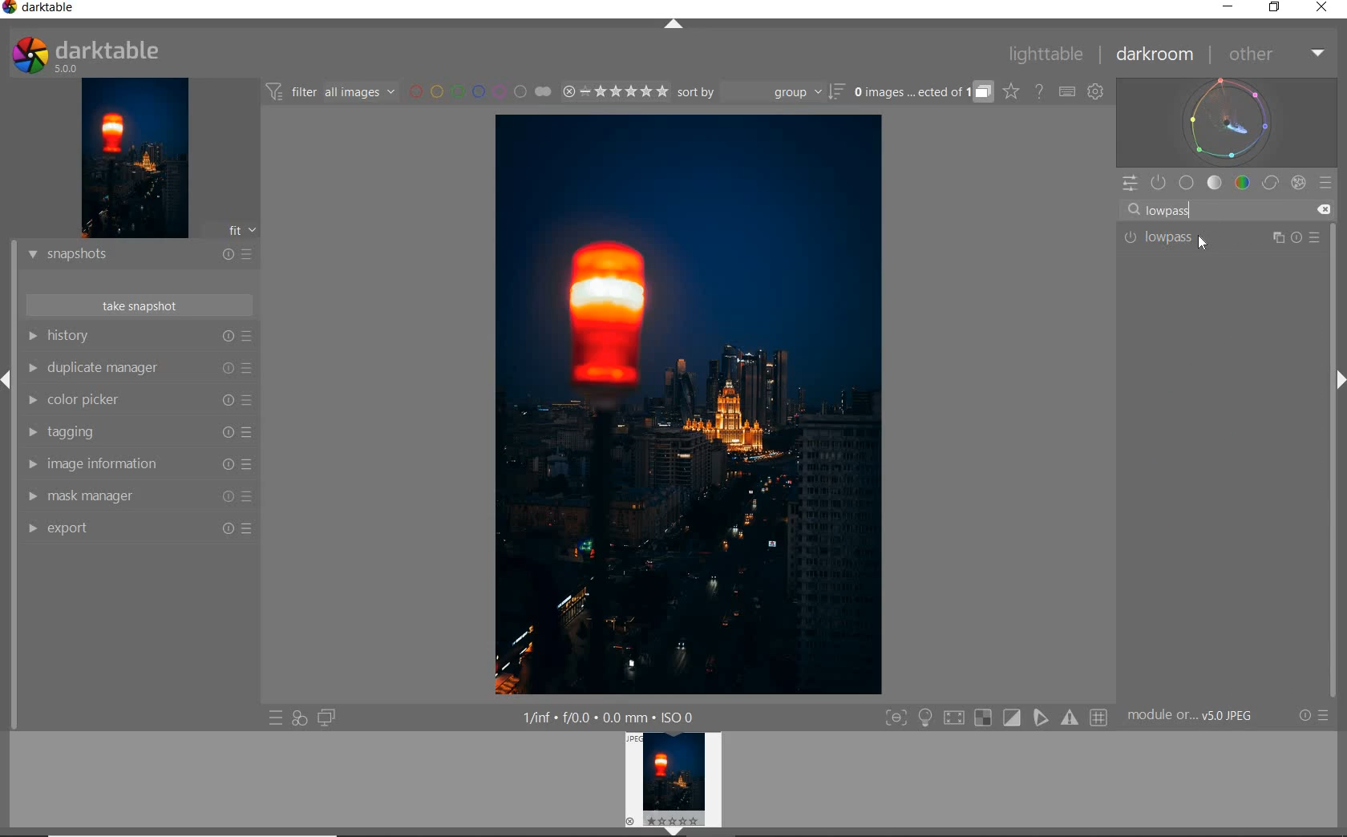  I want to click on RANGE RATING OF SELECTED IMAGES, so click(613, 93).